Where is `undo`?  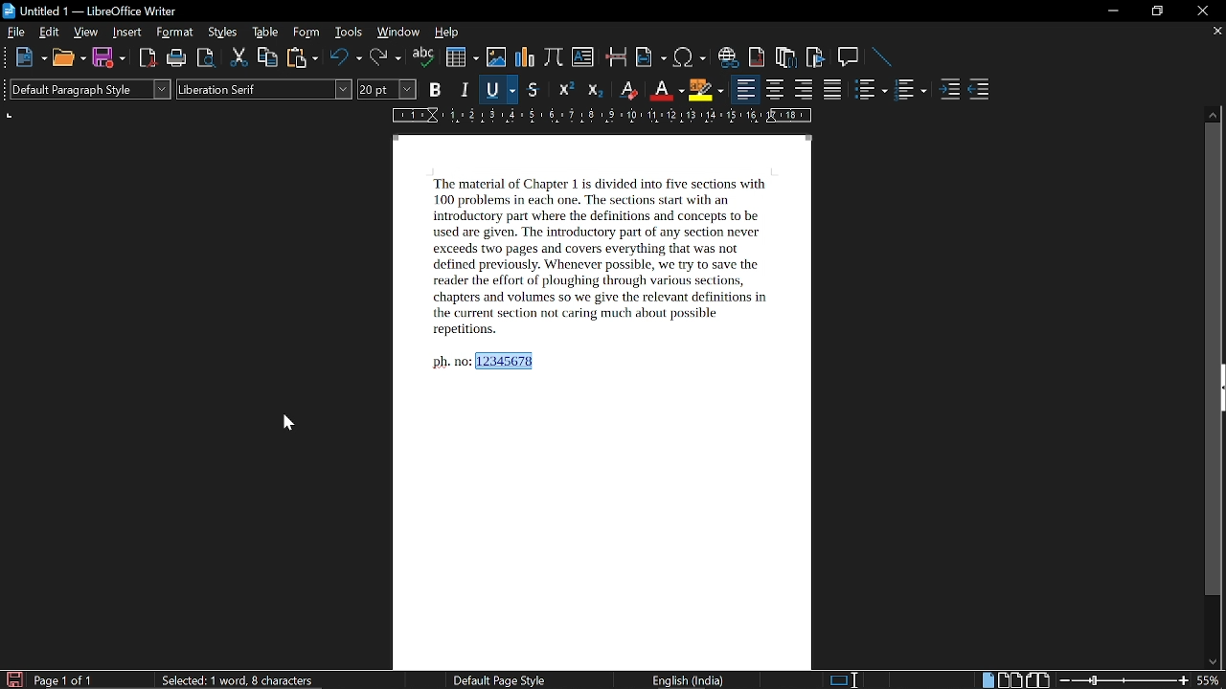 undo is located at coordinates (344, 59).